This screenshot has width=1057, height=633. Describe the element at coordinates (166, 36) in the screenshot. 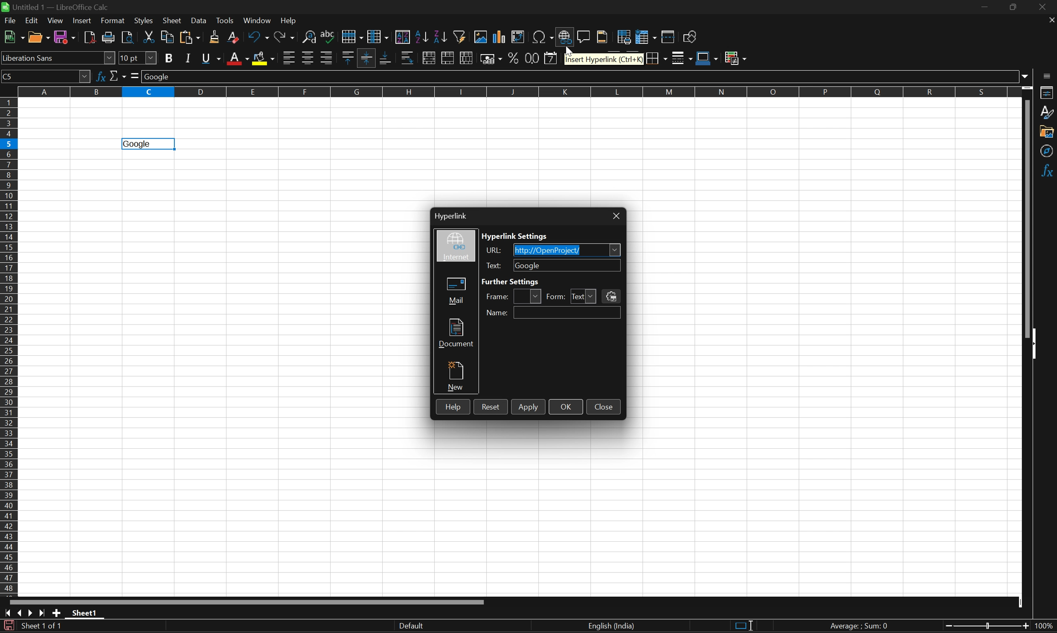

I see `Copy` at that location.